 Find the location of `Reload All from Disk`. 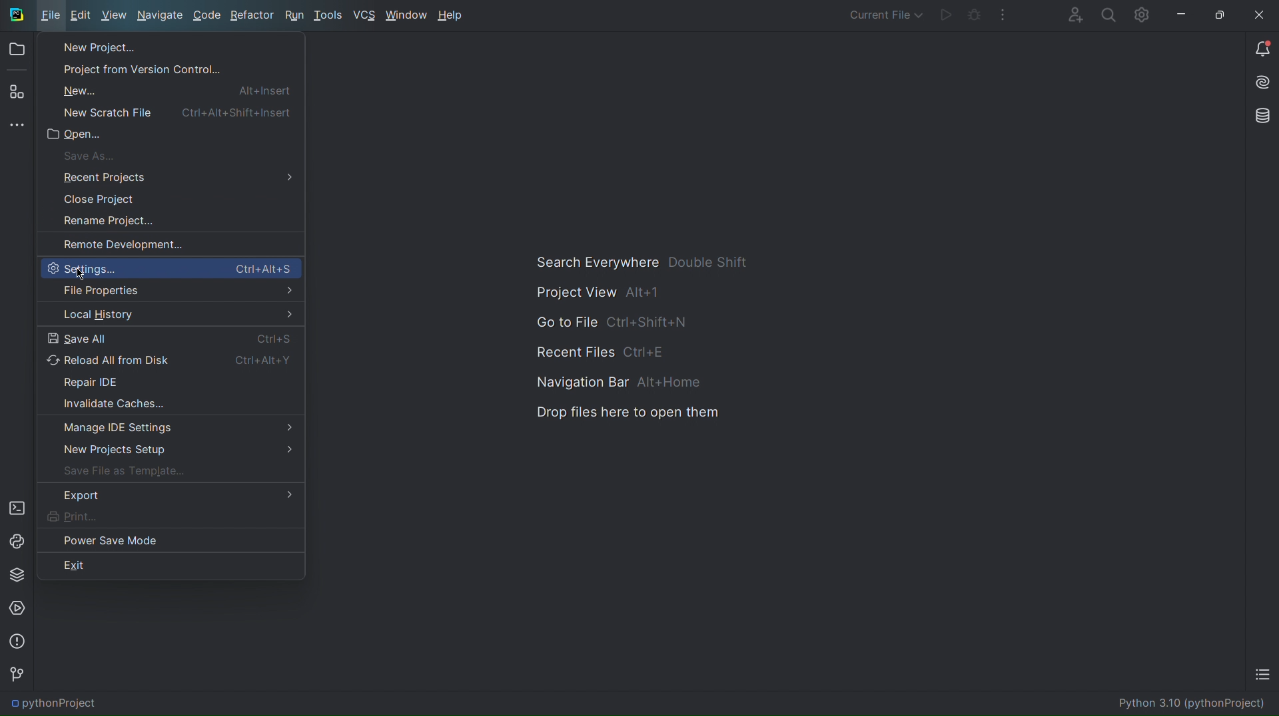

Reload All from Disk is located at coordinates (170, 361).